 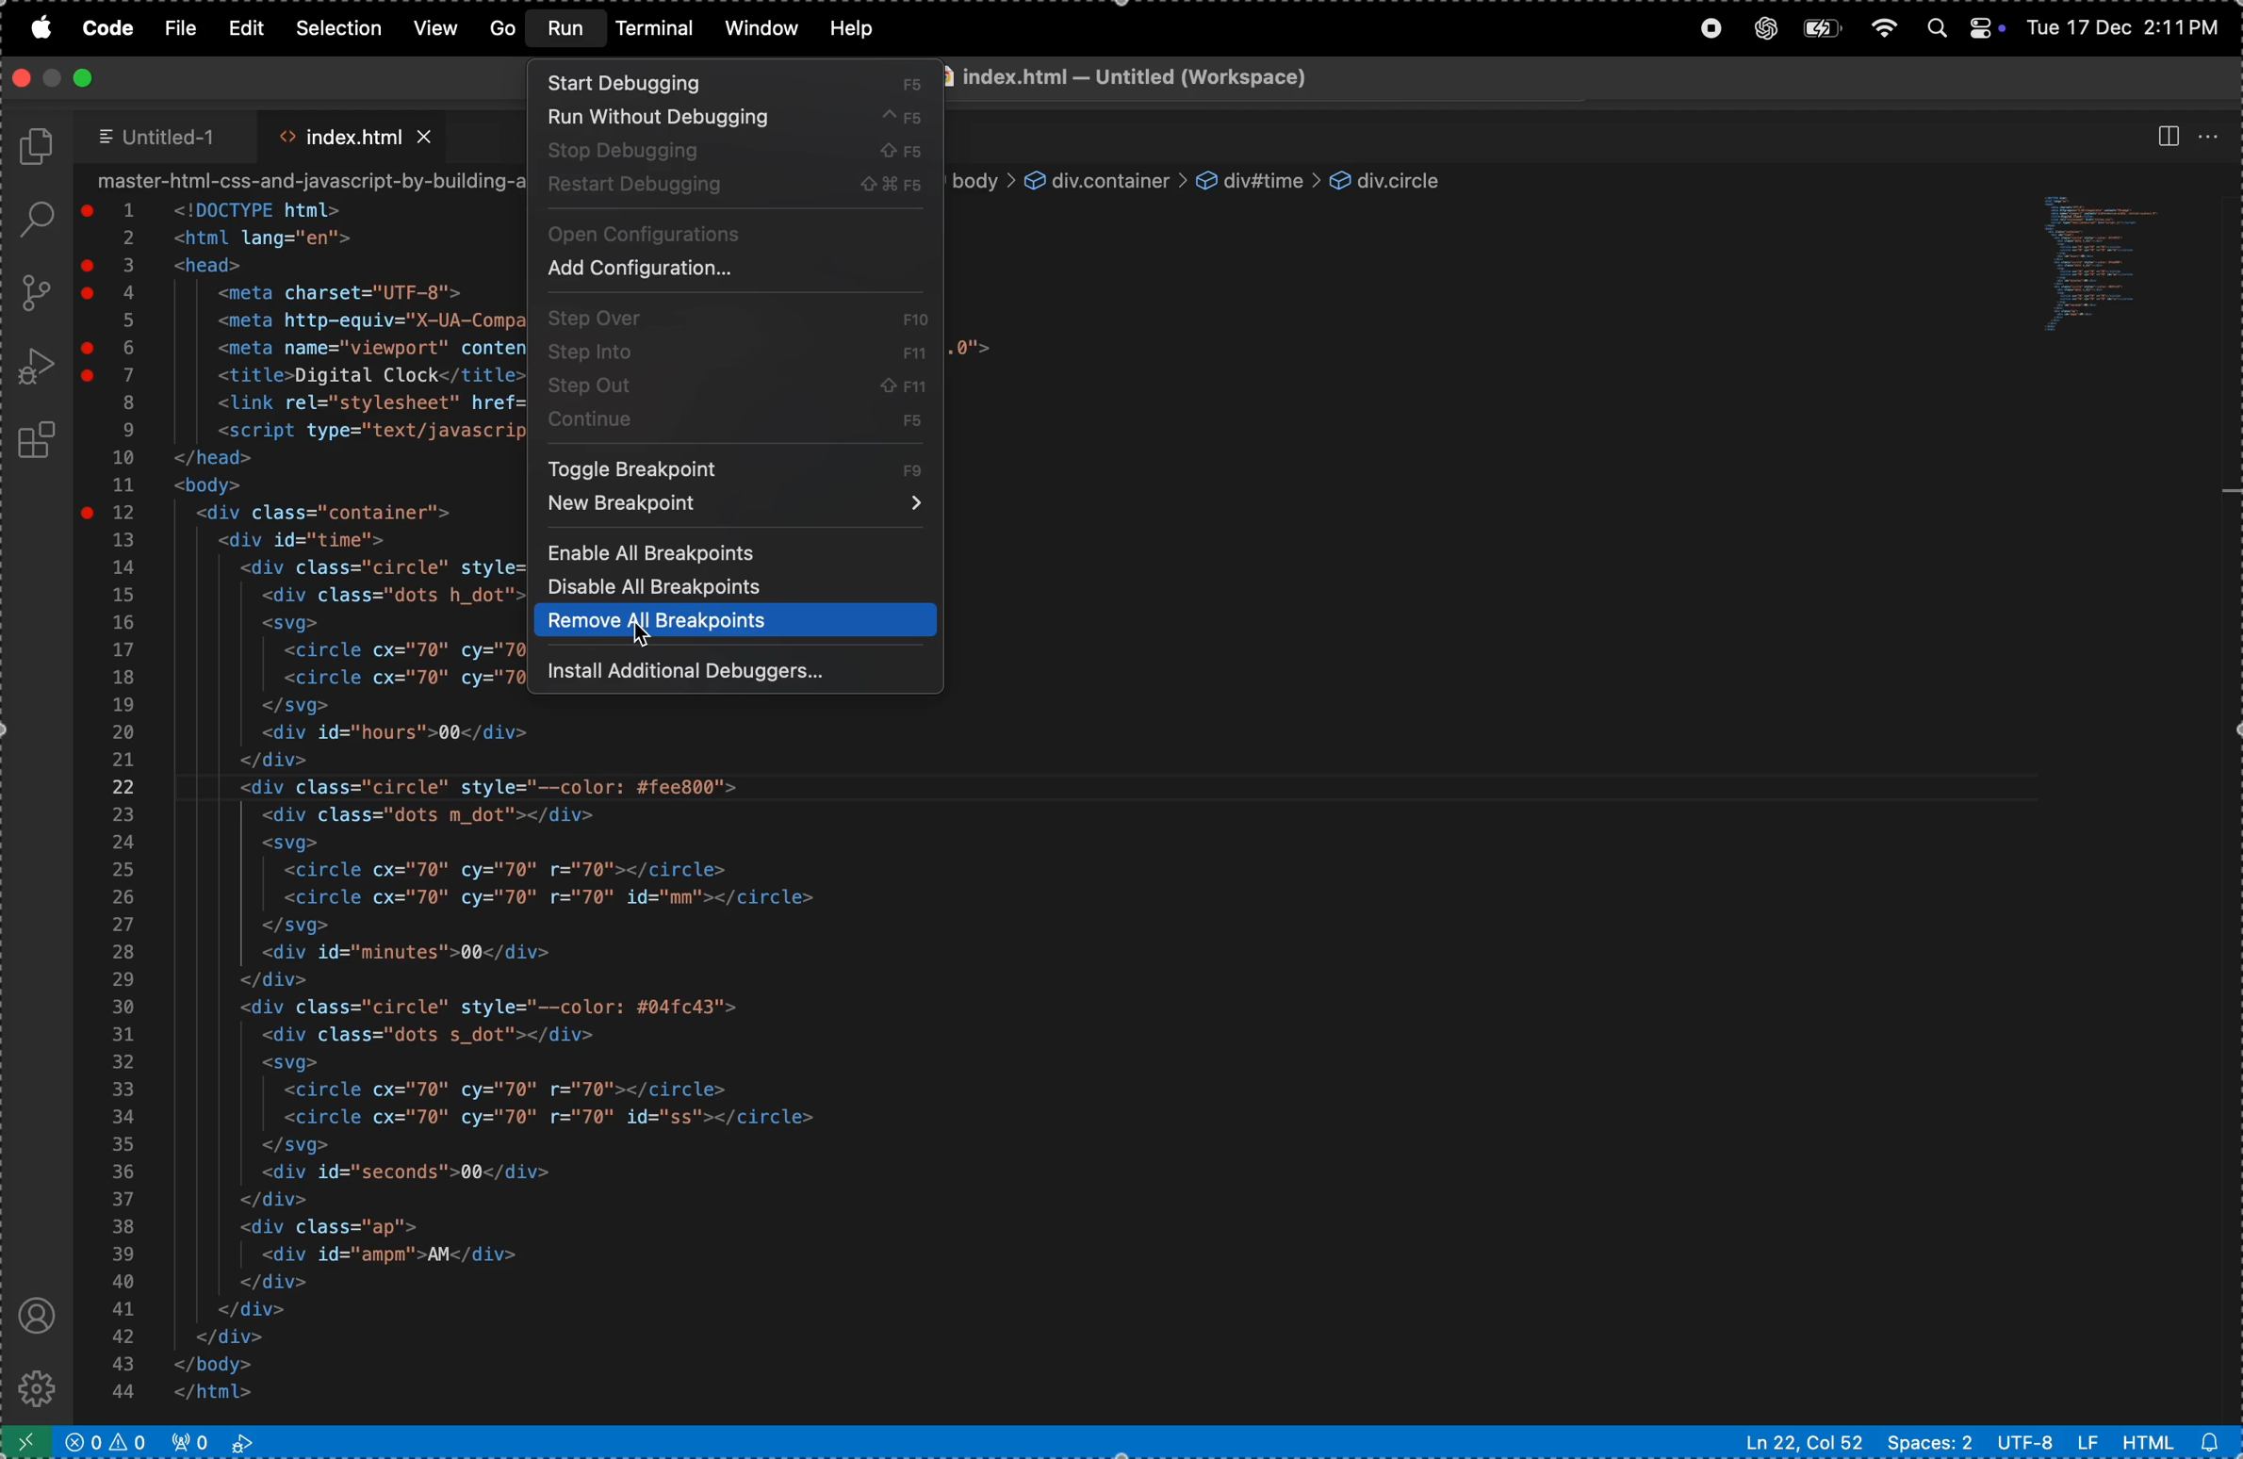 What do you see at coordinates (2118, 262) in the screenshot?
I see `code window ` at bounding box center [2118, 262].